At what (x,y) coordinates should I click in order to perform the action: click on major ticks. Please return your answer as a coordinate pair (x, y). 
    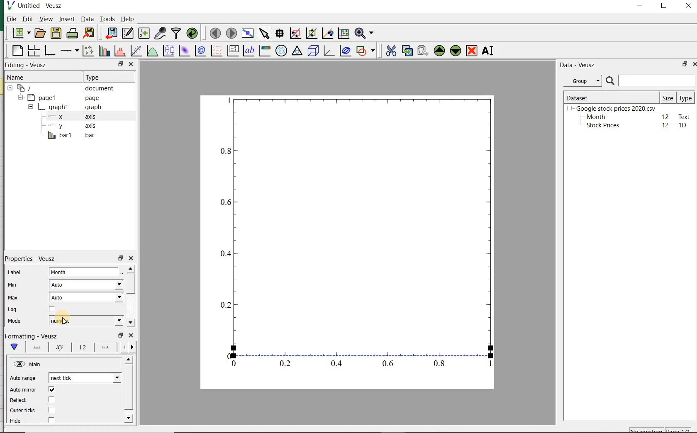
    Looking at the image, I should click on (104, 347).